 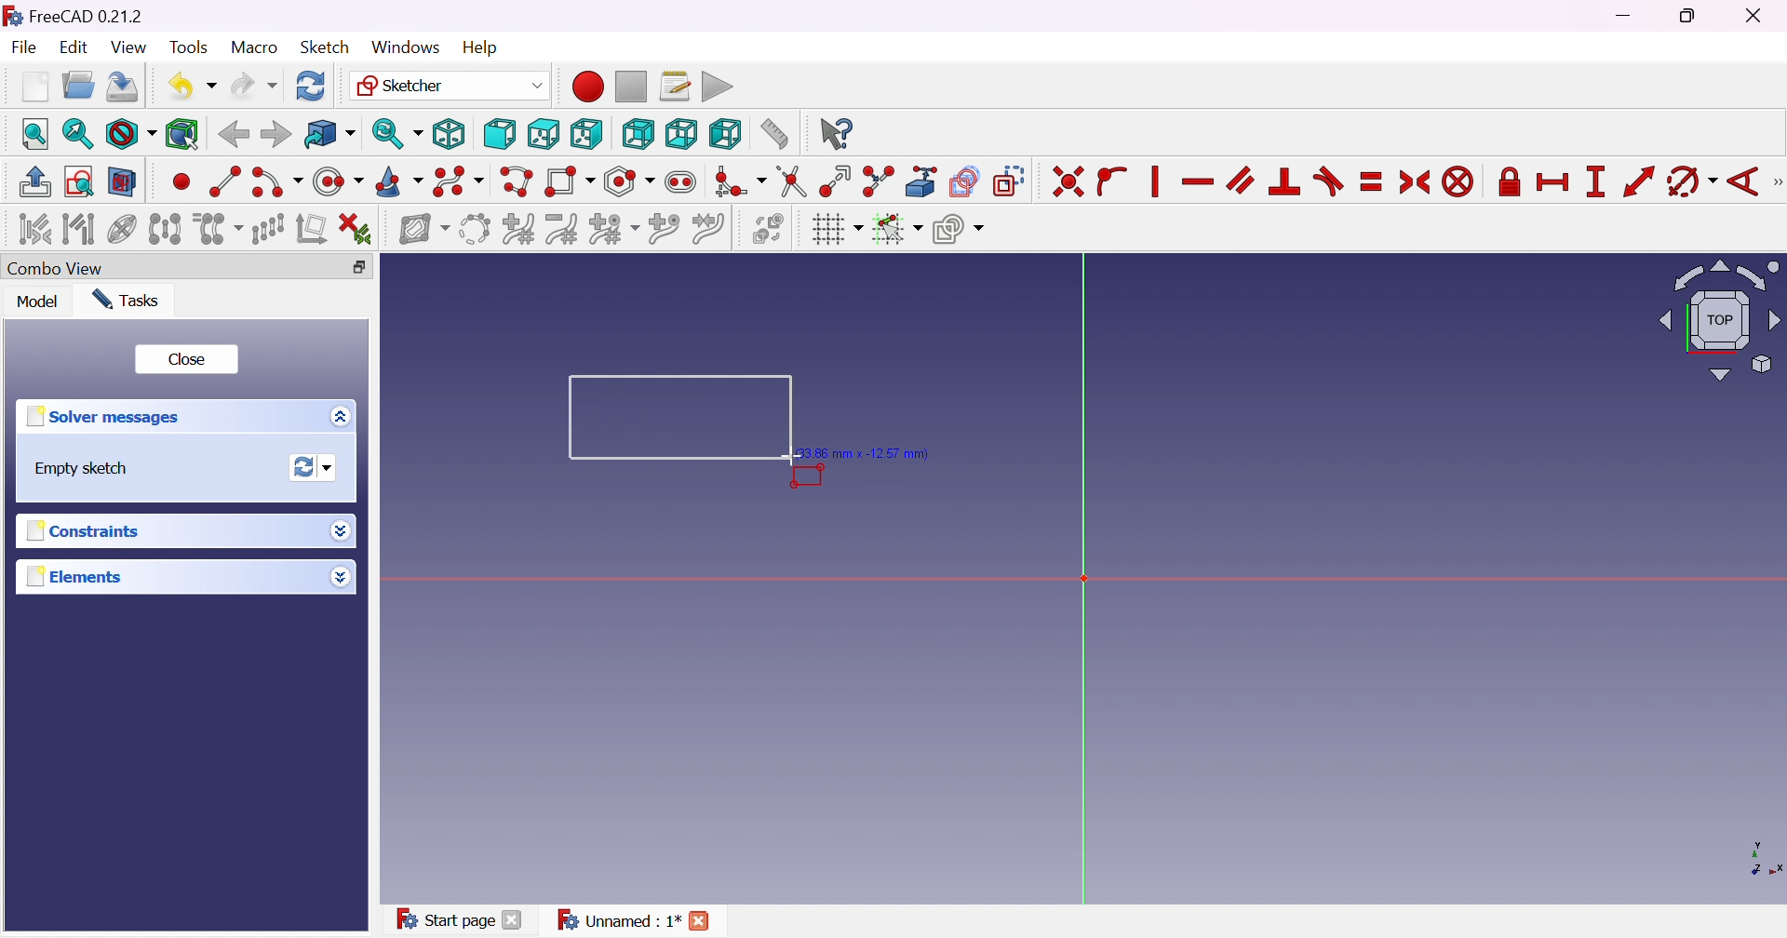 What do you see at coordinates (109, 416) in the screenshot?
I see `Solver messages` at bounding box center [109, 416].